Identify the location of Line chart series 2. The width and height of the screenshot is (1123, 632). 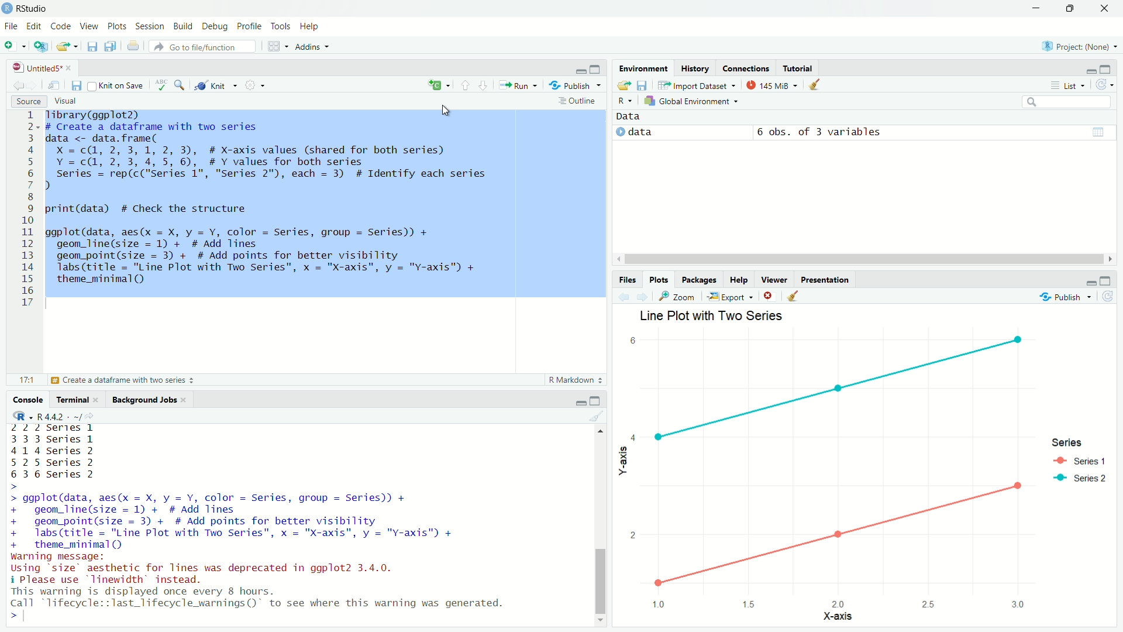
(836, 544).